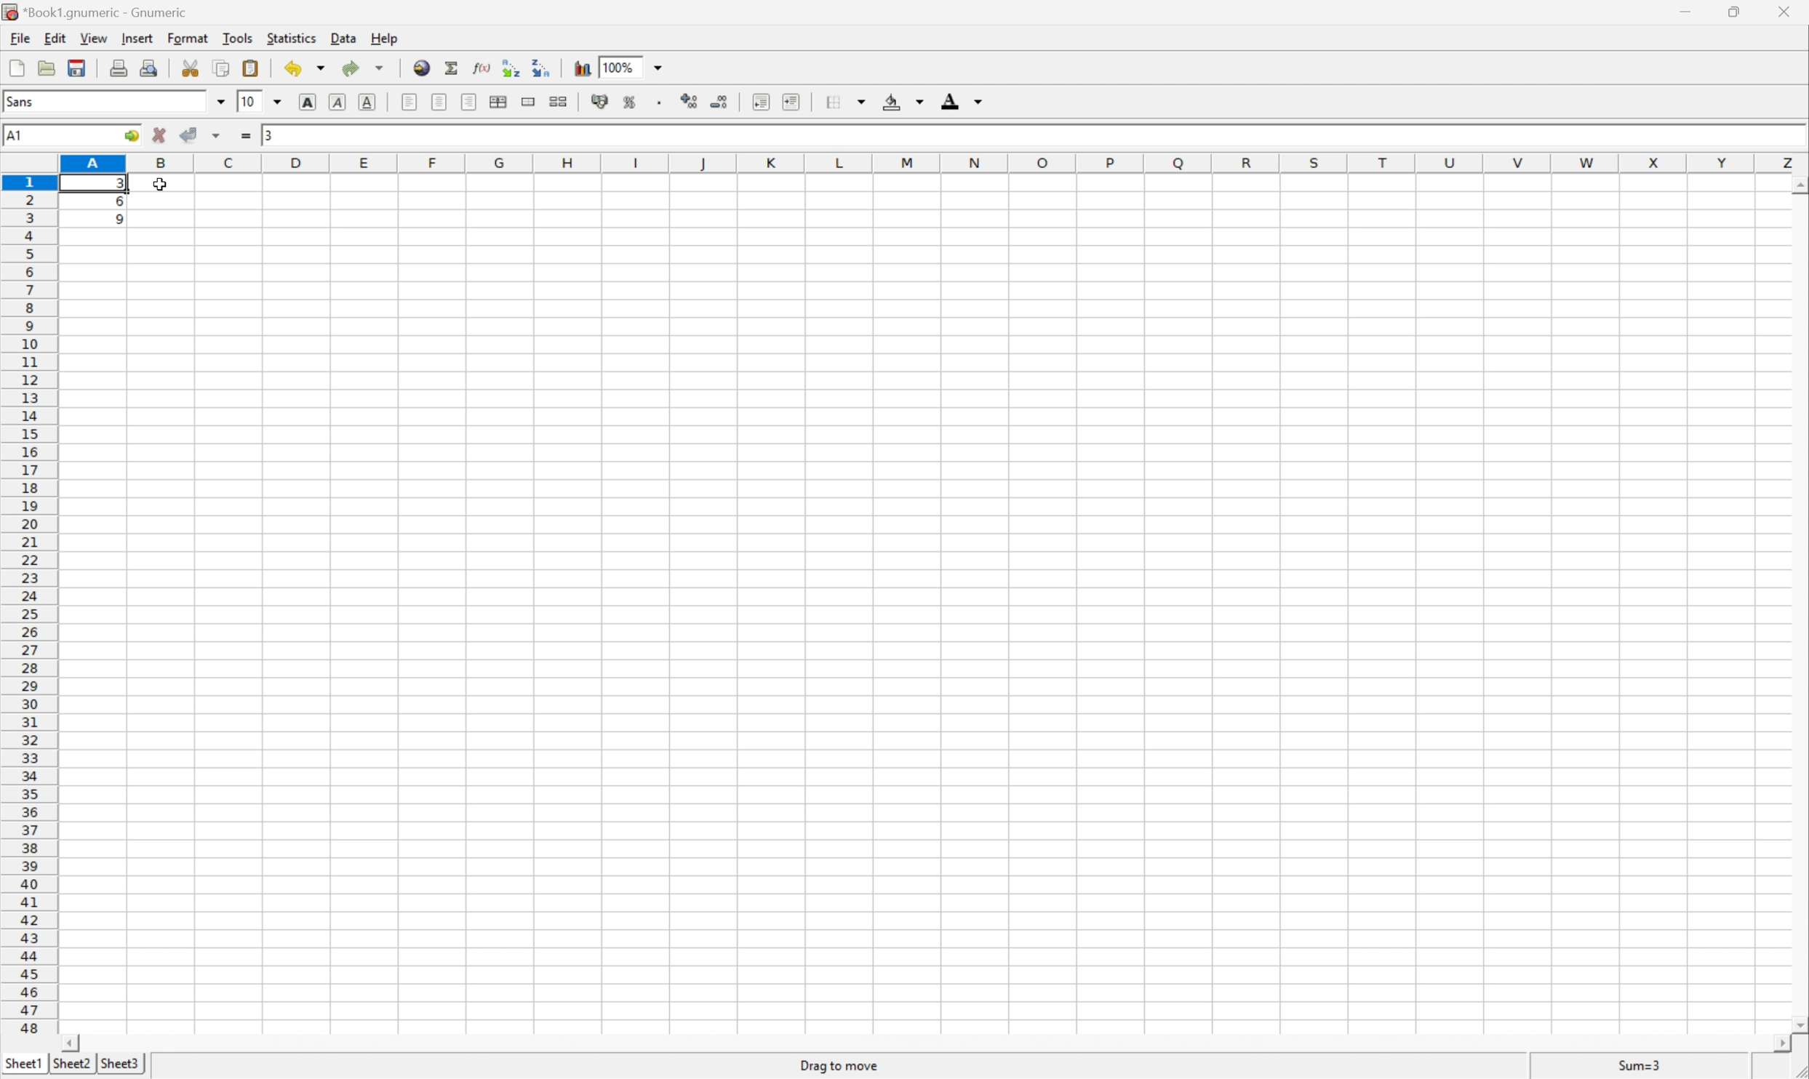 The height and width of the screenshot is (1079, 1809). What do you see at coordinates (659, 103) in the screenshot?
I see `Set the format of the selected cells to include a thousands separator` at bounding box center [659, 103].